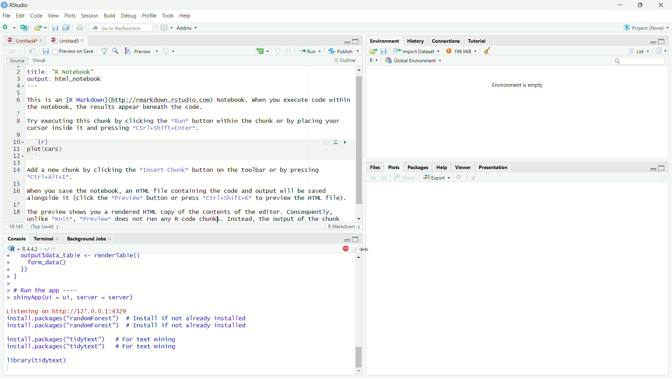 Image resolution: width=672 pixels, height=378 pixels. I want to click on Import Dataset , so click(417, 51).